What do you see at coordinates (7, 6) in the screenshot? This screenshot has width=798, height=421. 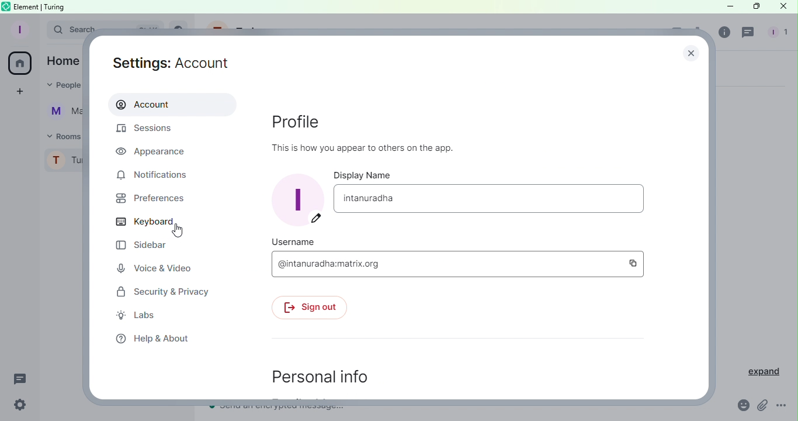 I see `Element icon` at bounding box center [7, 6].